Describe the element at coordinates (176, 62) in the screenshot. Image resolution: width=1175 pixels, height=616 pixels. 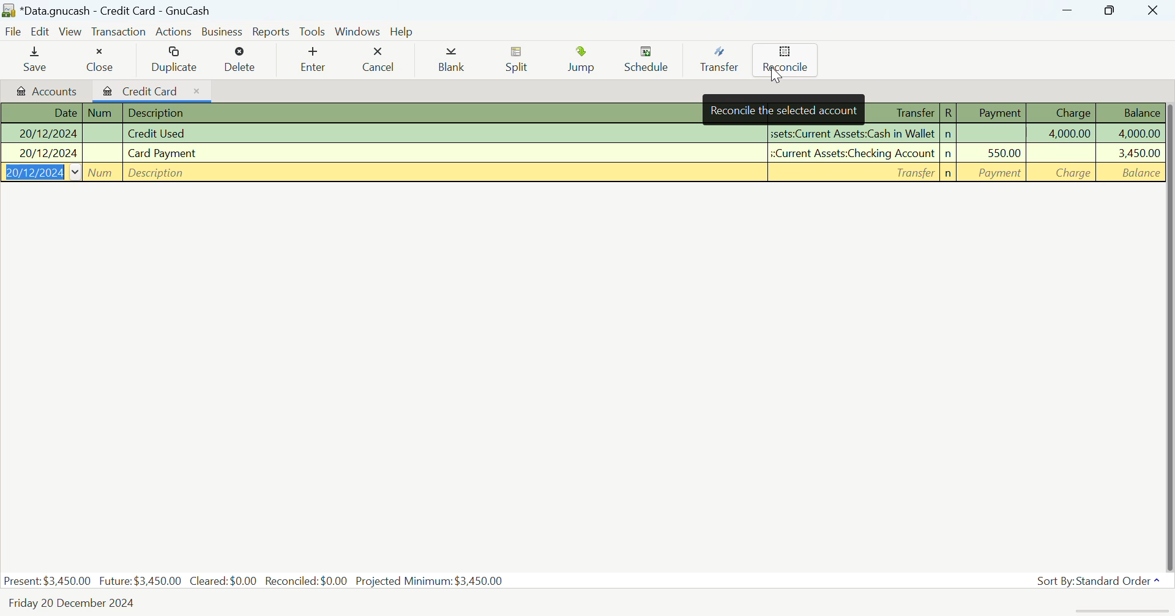
I see `Duplicate` at that location.